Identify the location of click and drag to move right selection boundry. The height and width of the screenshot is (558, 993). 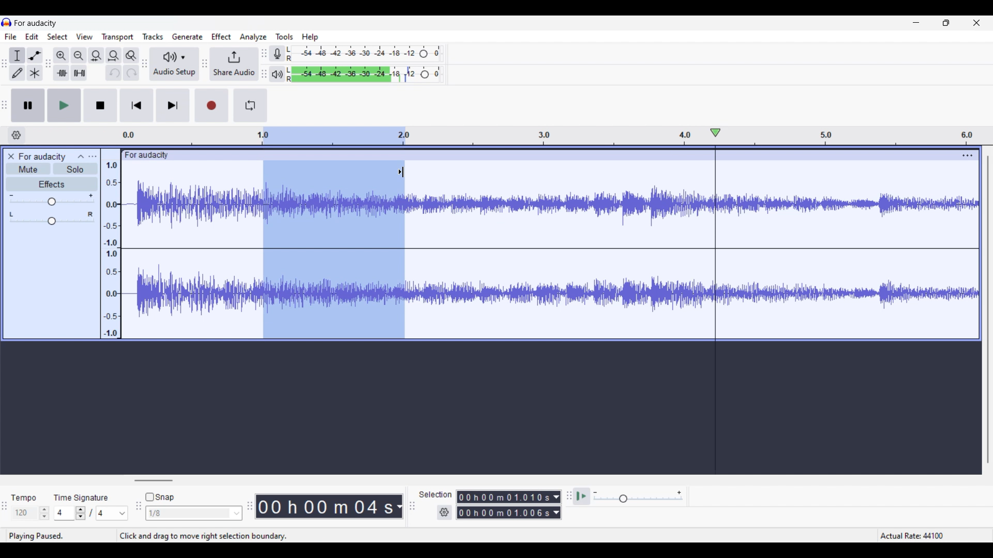
(203, 533).